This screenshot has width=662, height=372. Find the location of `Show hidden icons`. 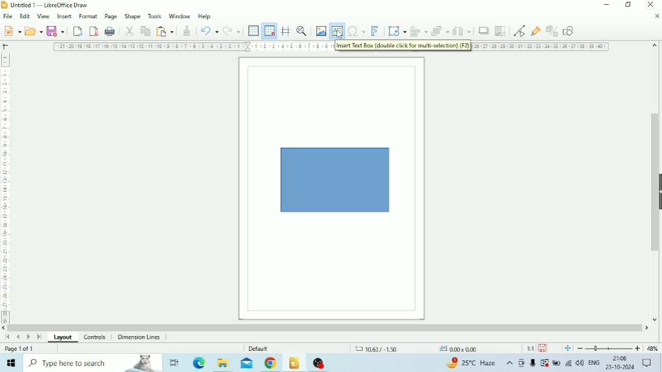

Show hidden icons is located at coordinates (510, 363).